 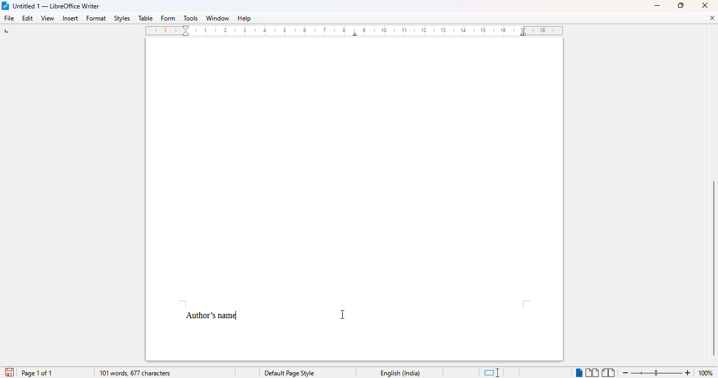 I want to click on view, so click(x=47, y=18).